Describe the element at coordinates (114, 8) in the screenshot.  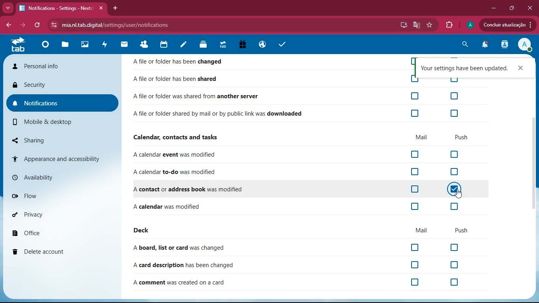
I see `add tab` at that location.